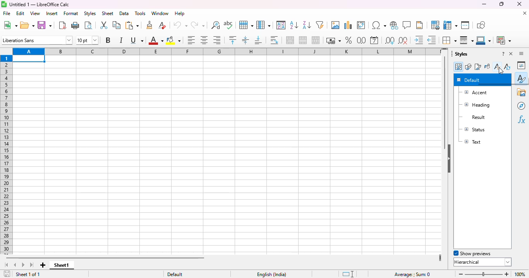  What do you see at coordinates (290, 40) in the screenshot?
I see `merge and center or unmerge cells depending on the current toggle state` at bounding box center [290, 40].